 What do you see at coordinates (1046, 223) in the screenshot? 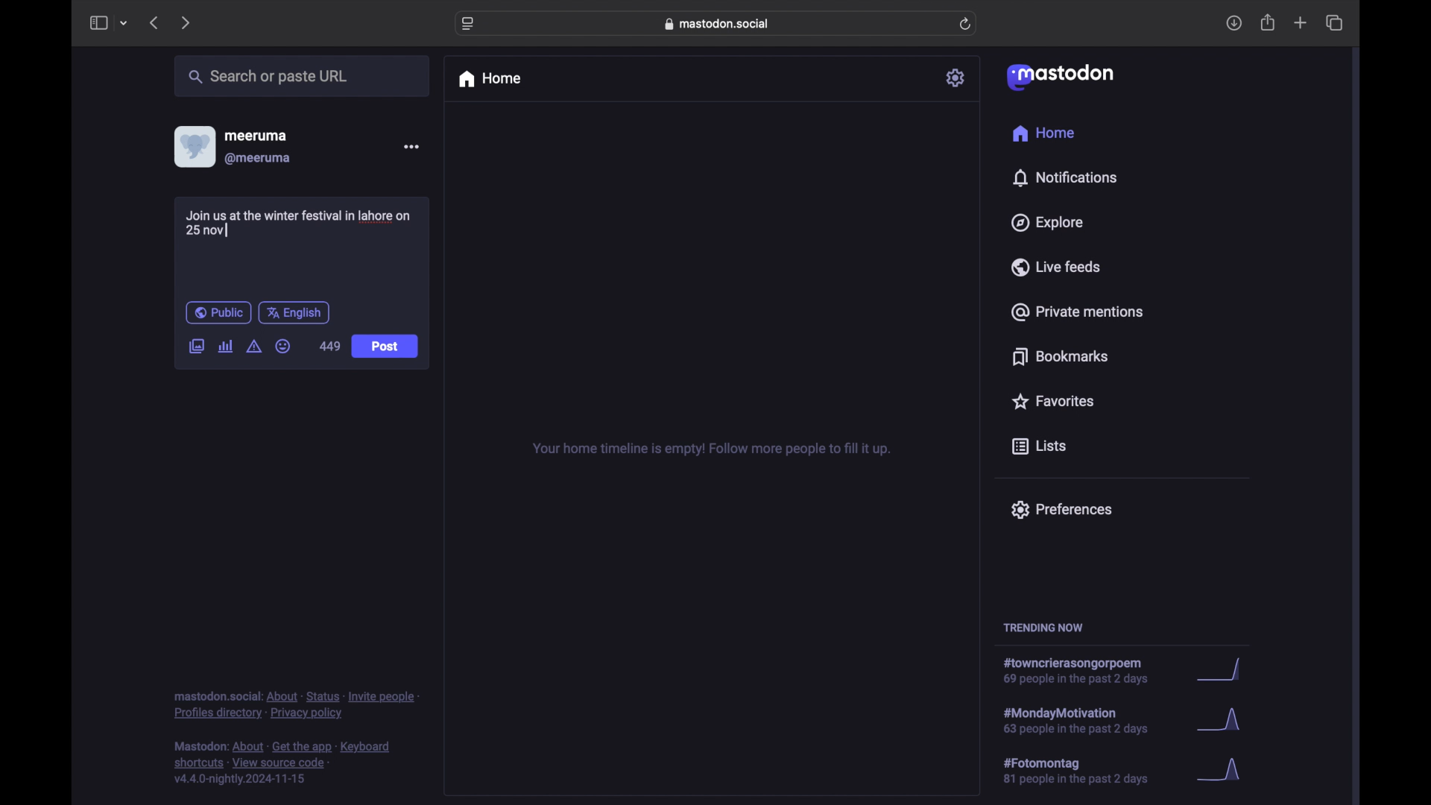
I see `explore` at bounding box center [1046, 223].